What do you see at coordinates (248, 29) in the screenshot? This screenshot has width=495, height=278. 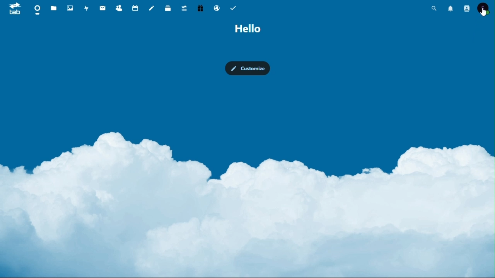 I see `Hello` at bounding box center [248, 29].